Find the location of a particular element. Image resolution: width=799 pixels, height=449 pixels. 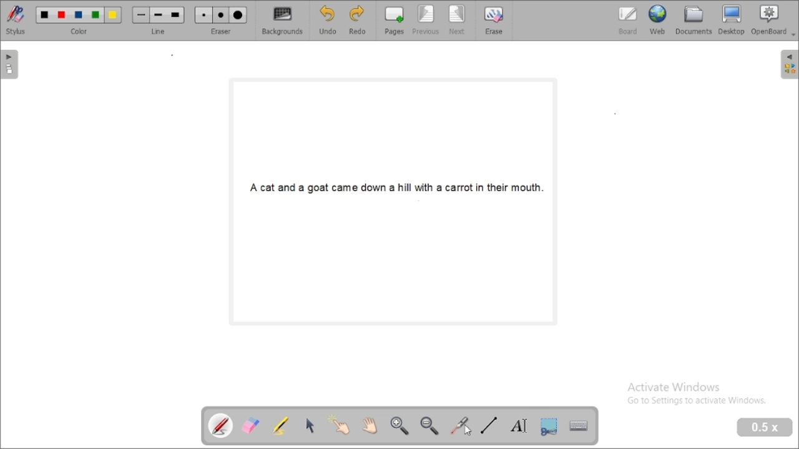

draw lines is located at coordinates (489, 425).